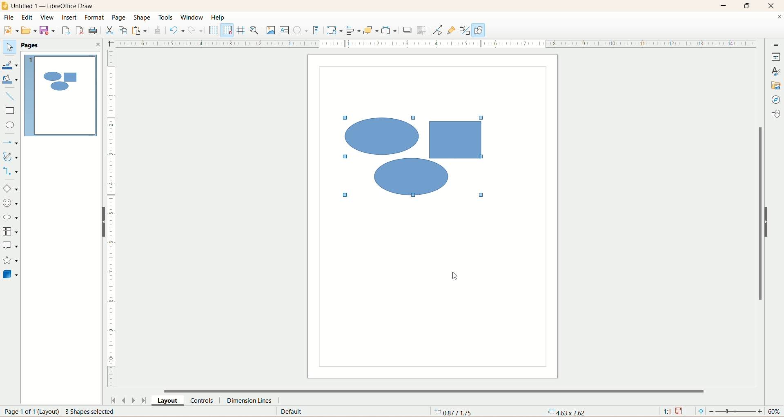  Describe the element at coordinates (464, 31) in the screenshot. I see `toggle extrusion` at that location.